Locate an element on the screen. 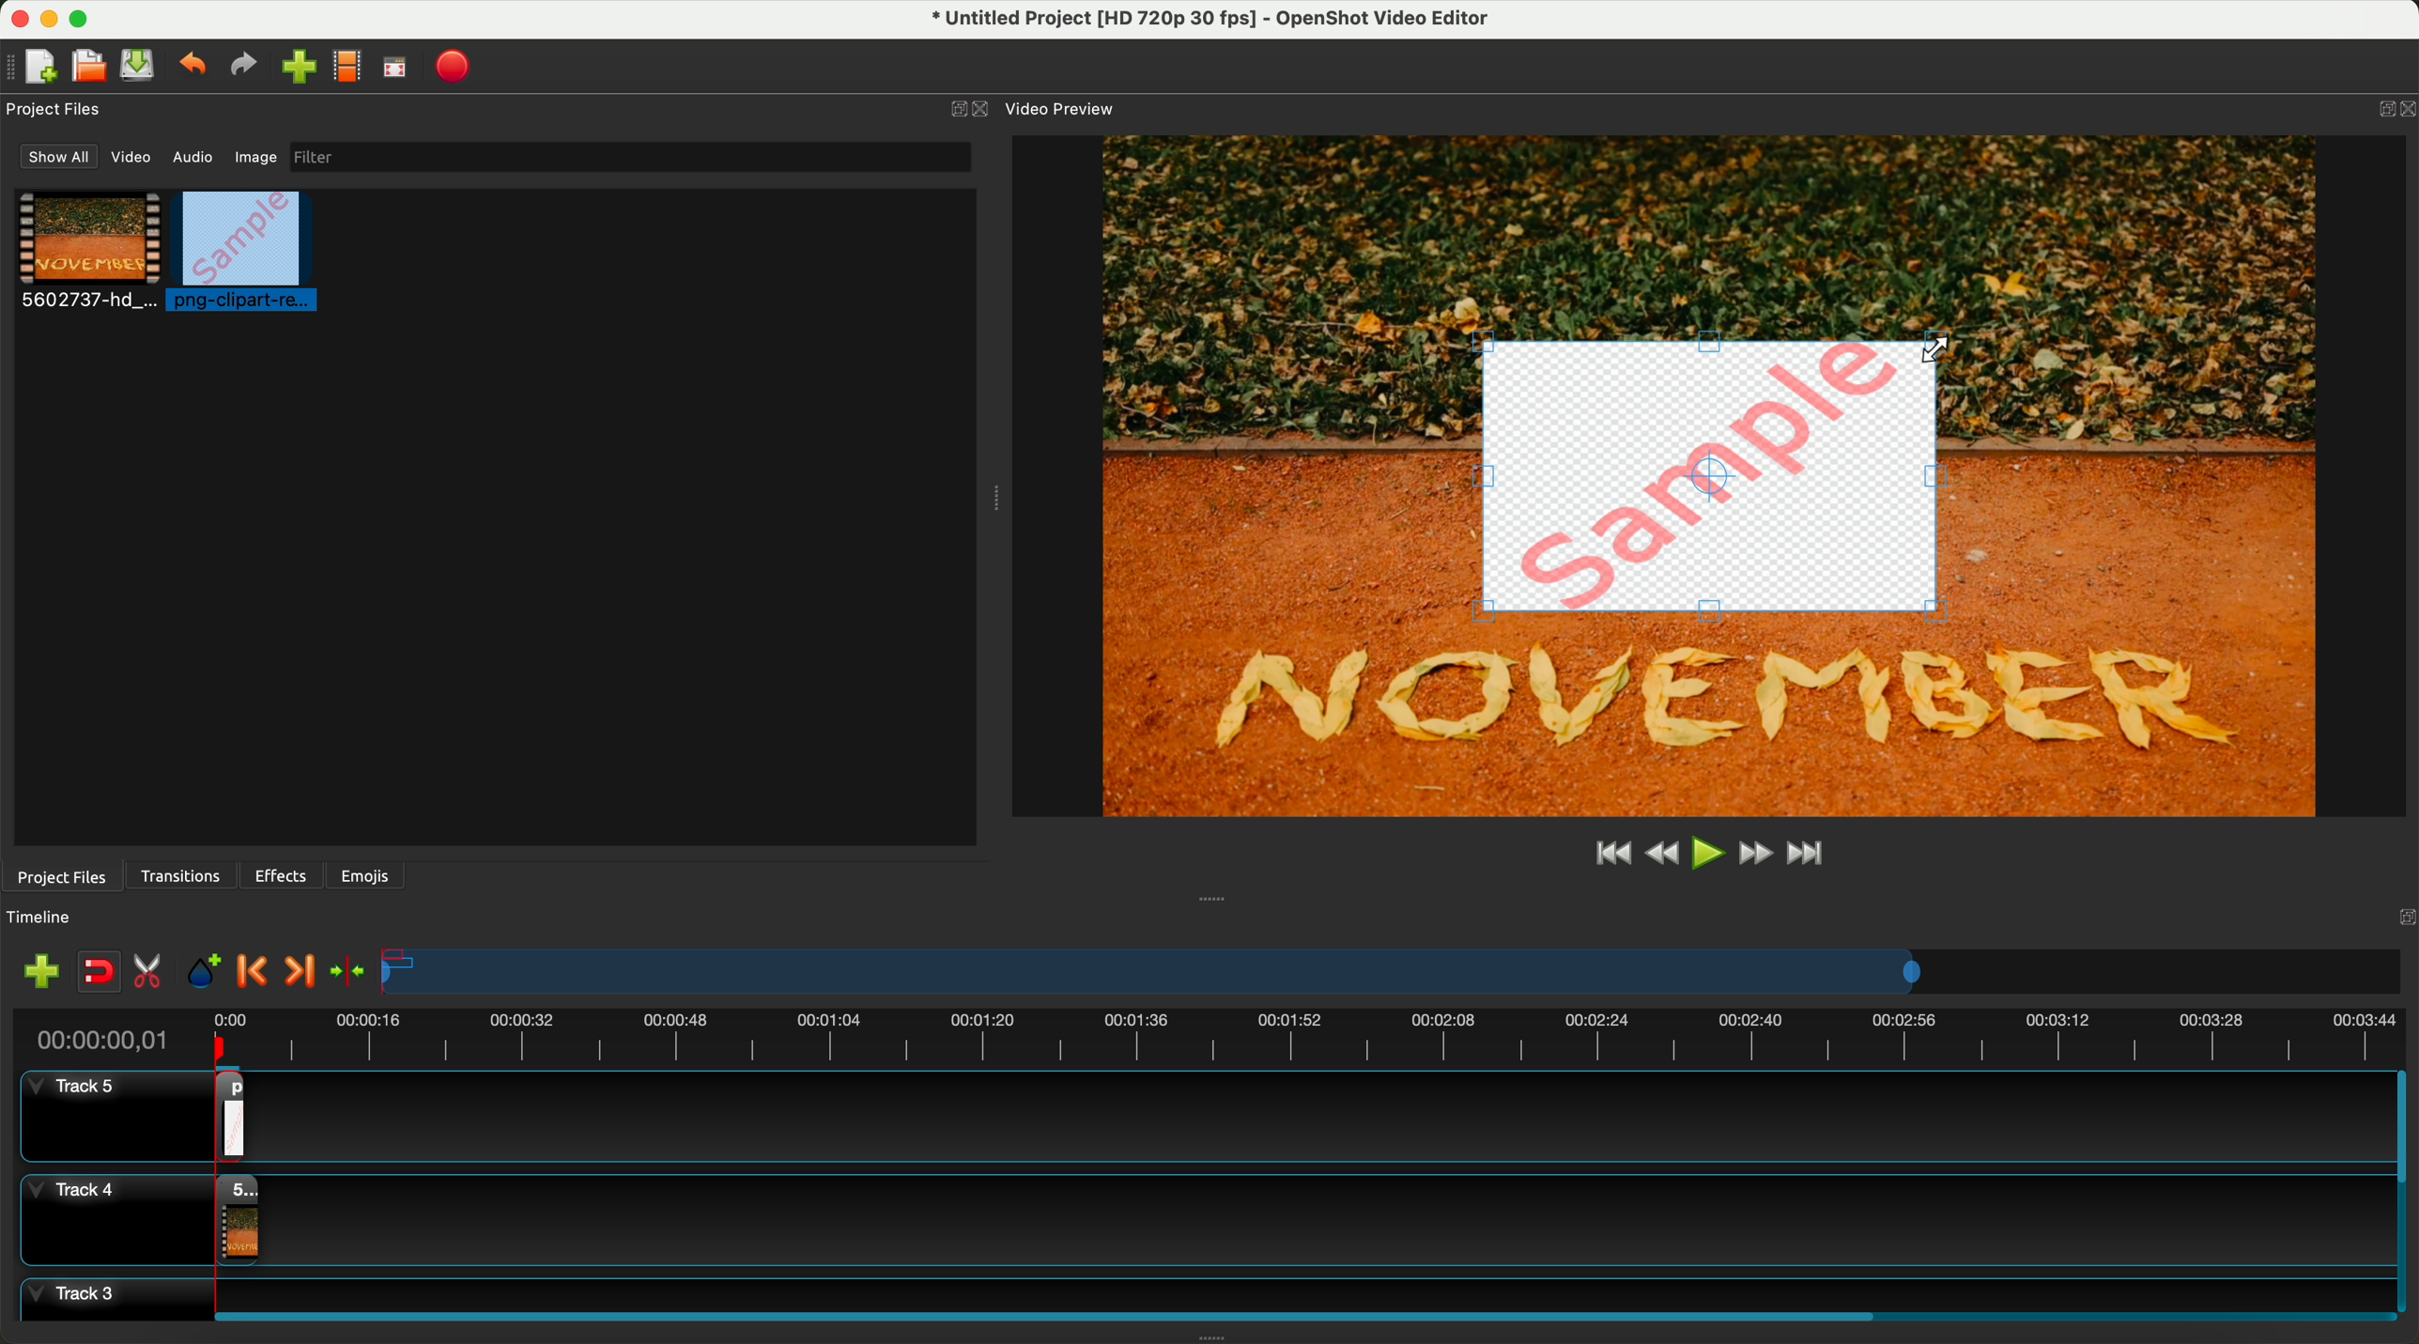 Image resolution: width=2419 pixels, height=1344 pixels. emojis is located at coordinates (365, 873).